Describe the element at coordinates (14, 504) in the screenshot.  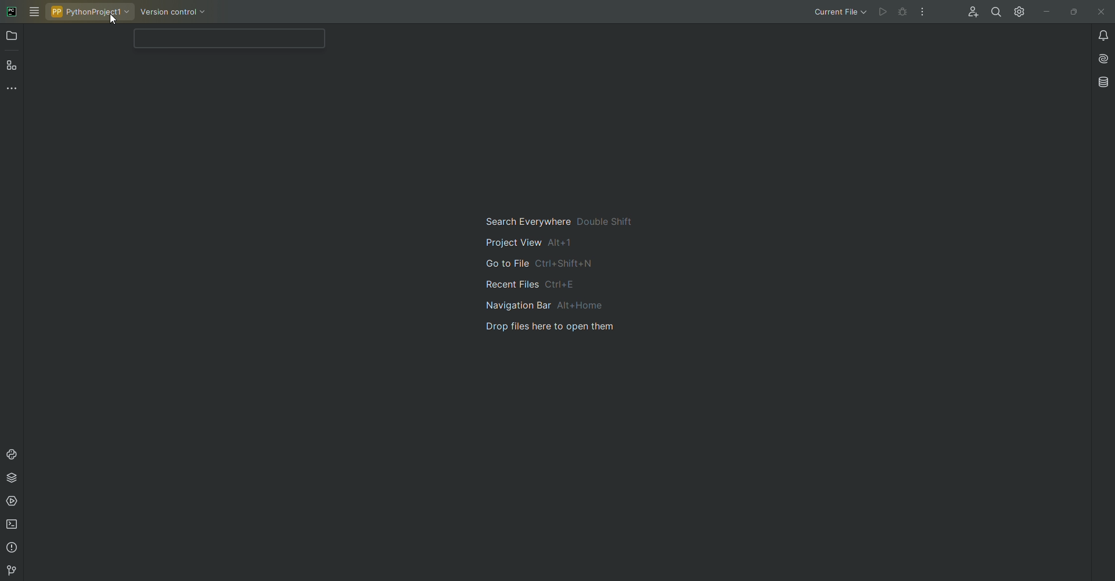
I see `Services` at that location.